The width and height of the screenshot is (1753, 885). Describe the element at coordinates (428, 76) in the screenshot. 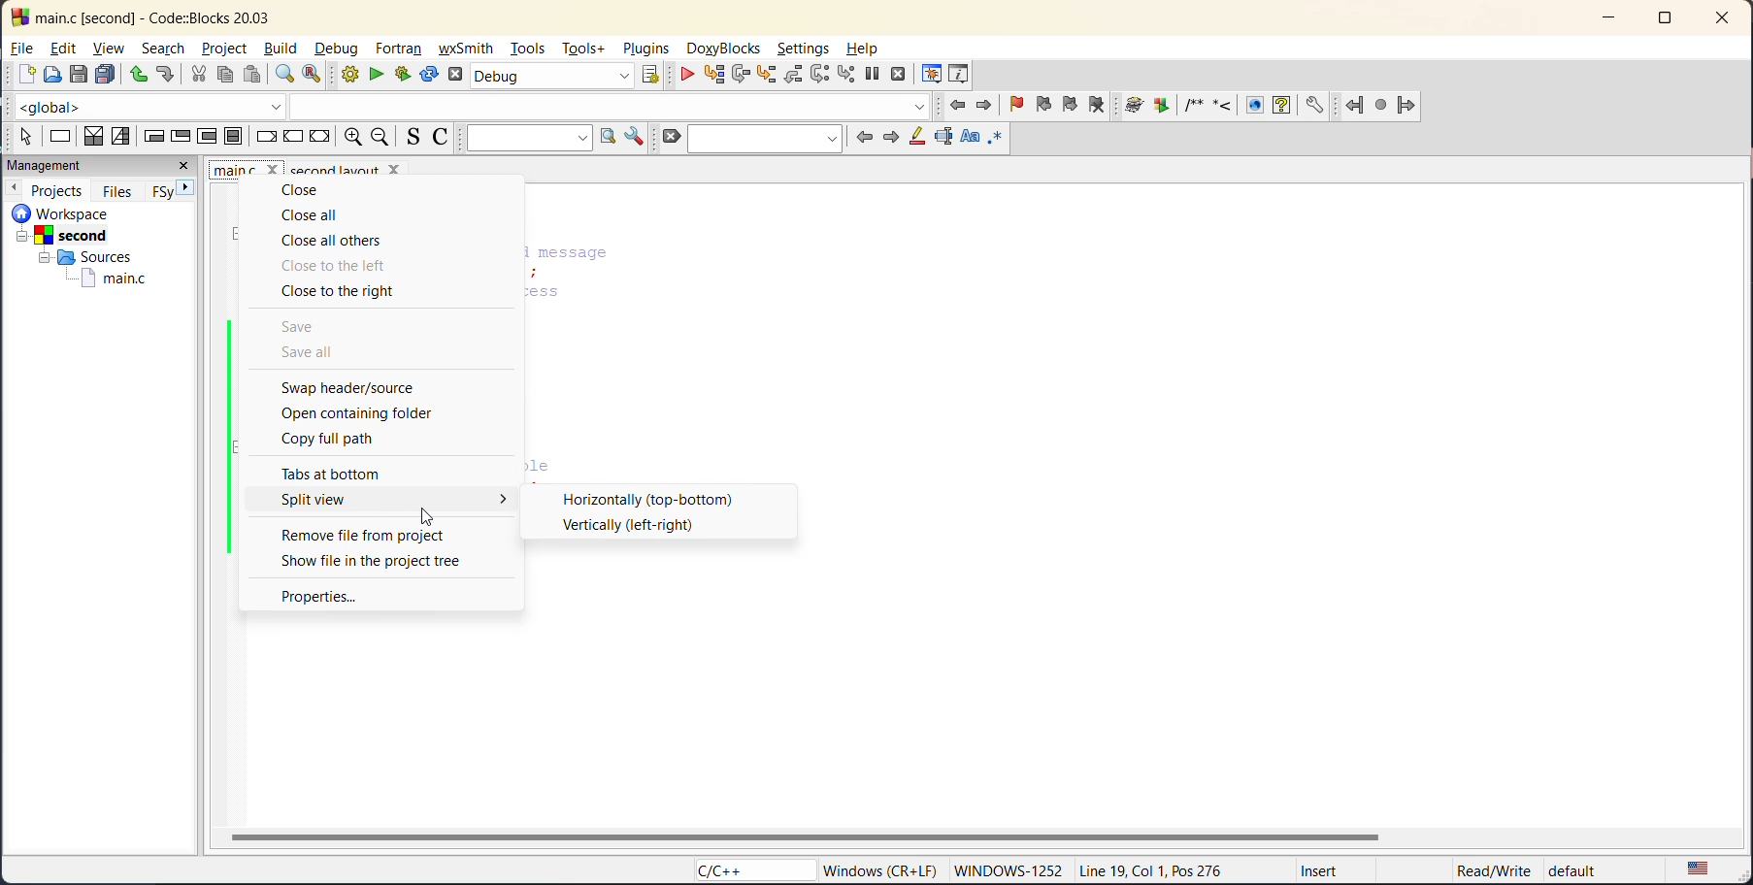

I see `rebuild` at that location.